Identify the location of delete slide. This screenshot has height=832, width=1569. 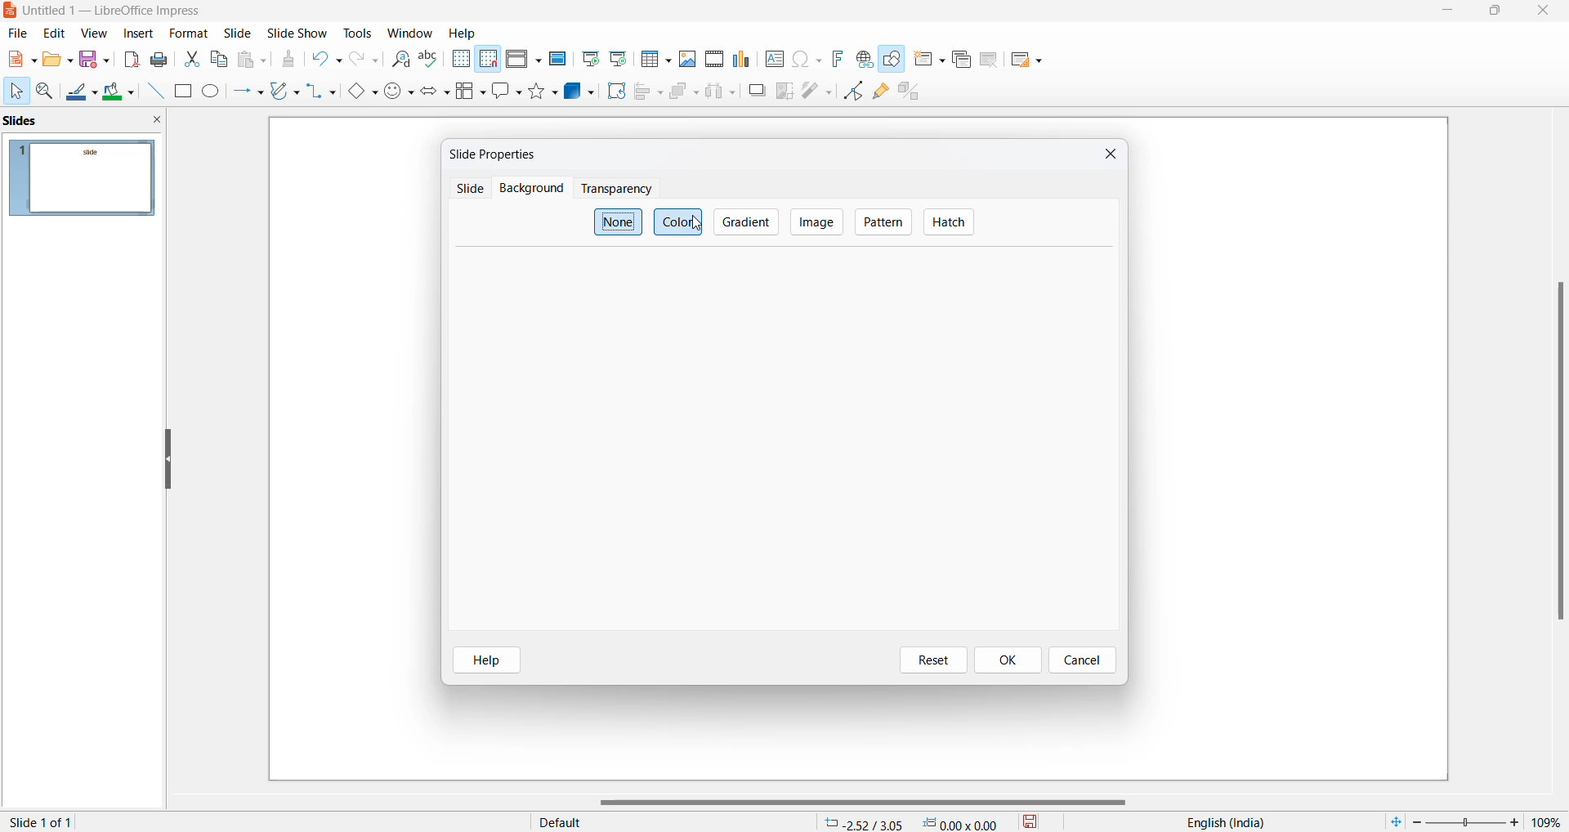
(989, 63).